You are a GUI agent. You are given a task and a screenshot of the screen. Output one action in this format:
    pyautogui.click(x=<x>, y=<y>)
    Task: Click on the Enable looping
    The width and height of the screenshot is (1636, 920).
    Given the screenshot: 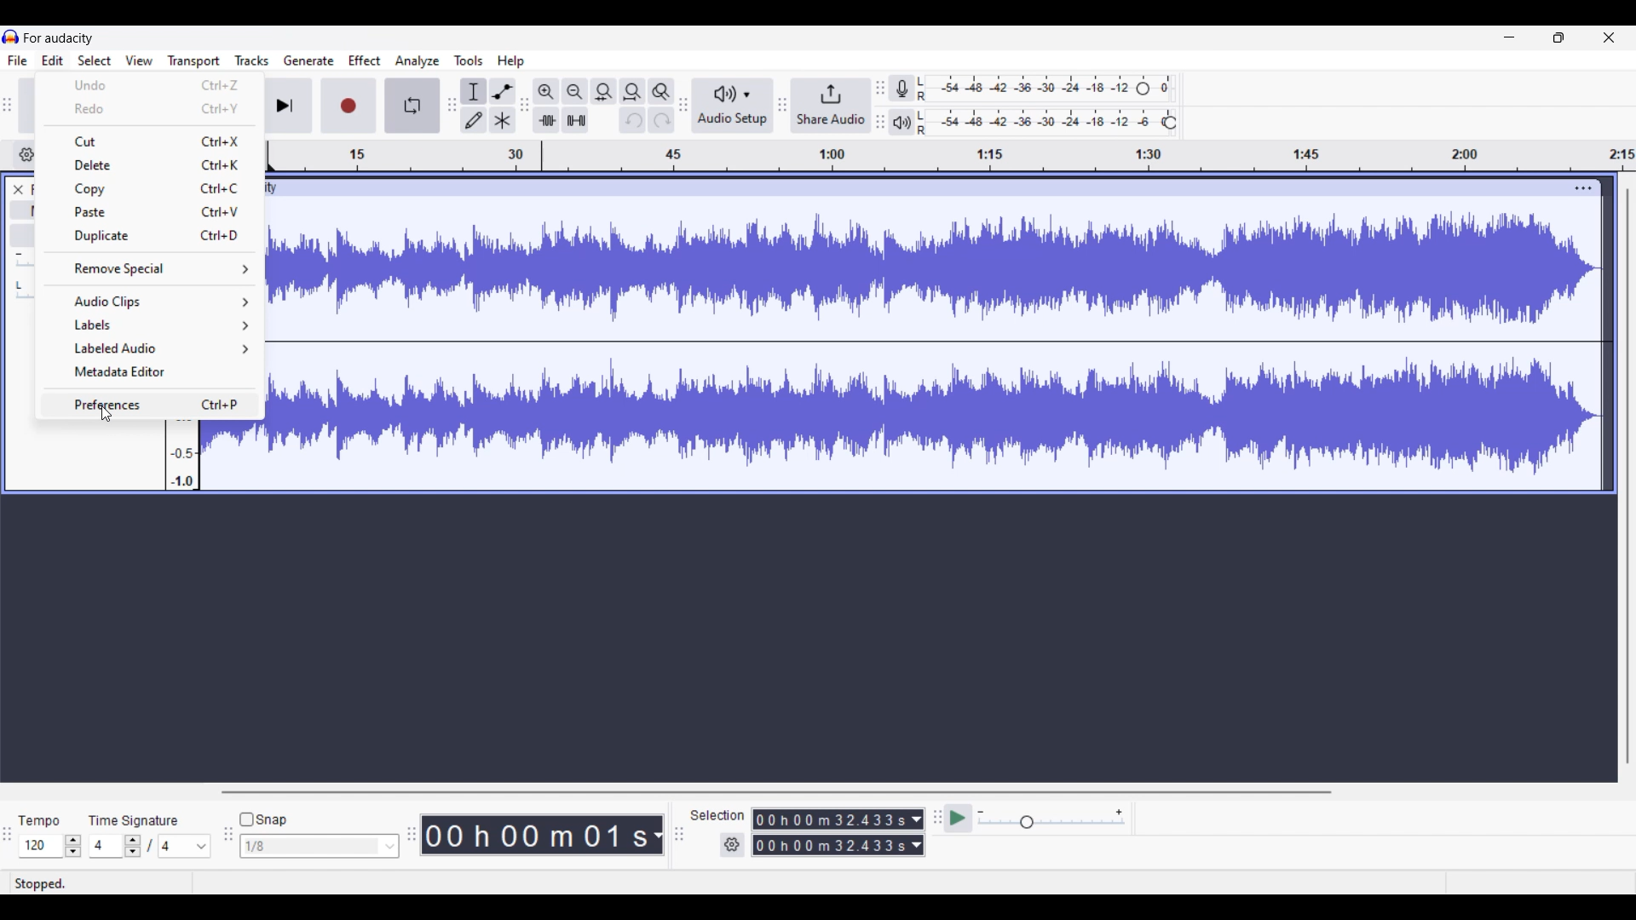 What is the action you would take?
    pyautogui.click(x=412, y=105)
    